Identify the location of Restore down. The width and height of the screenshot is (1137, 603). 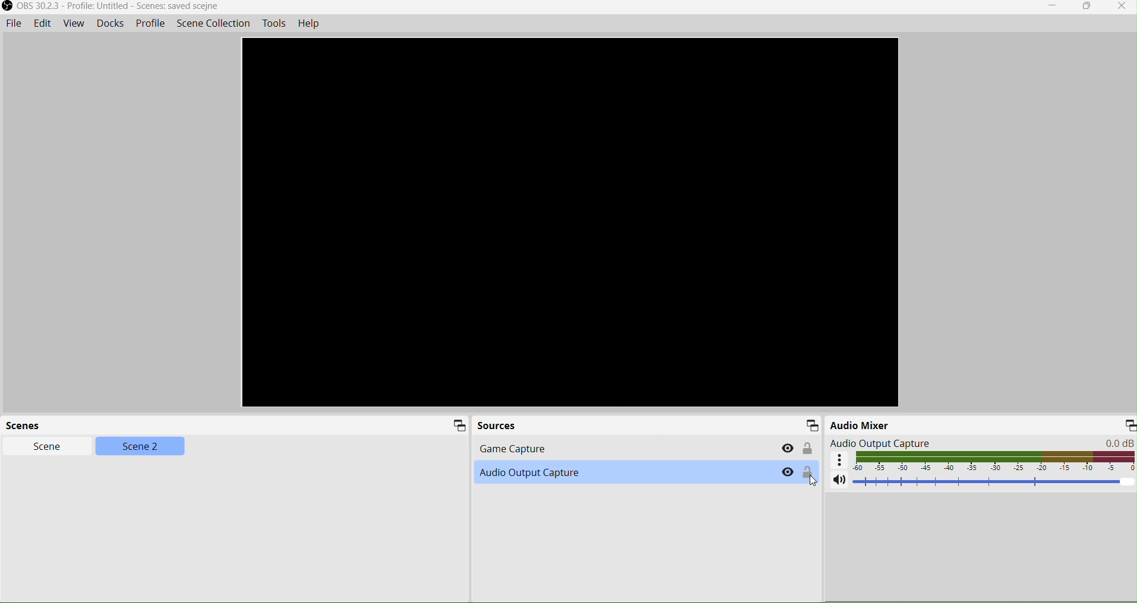
(1092, 7).